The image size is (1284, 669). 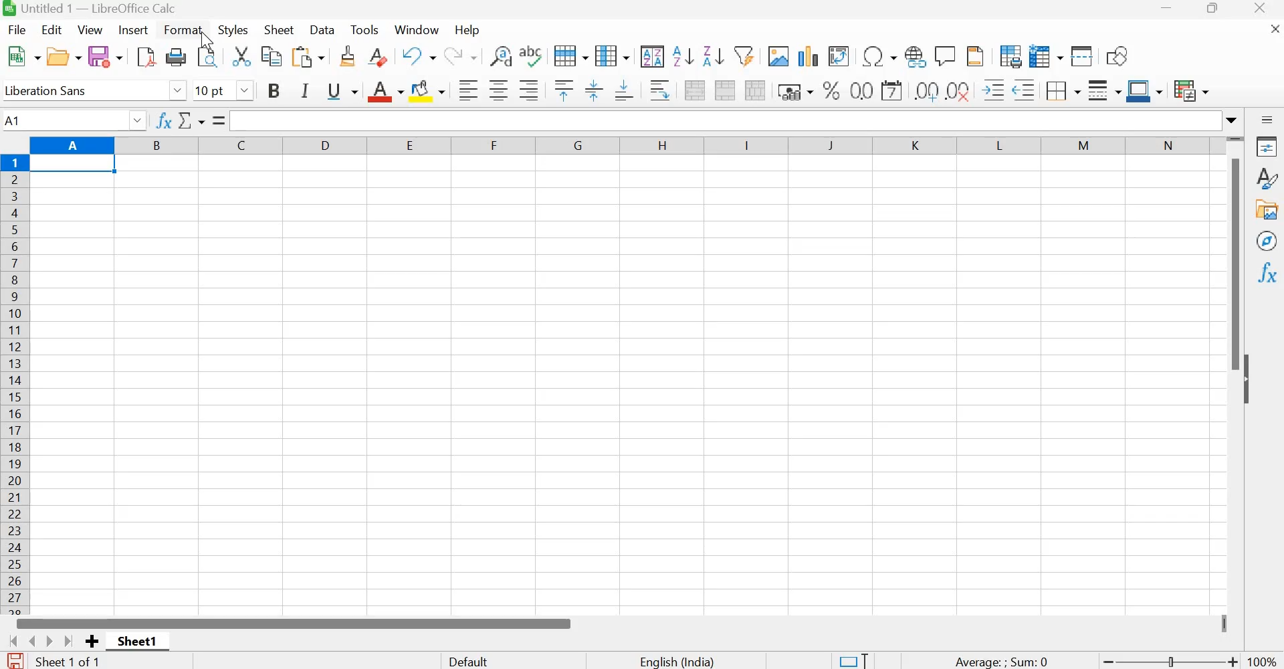 I want to click on Scroll to first sheet, so click(x=8, y=638).